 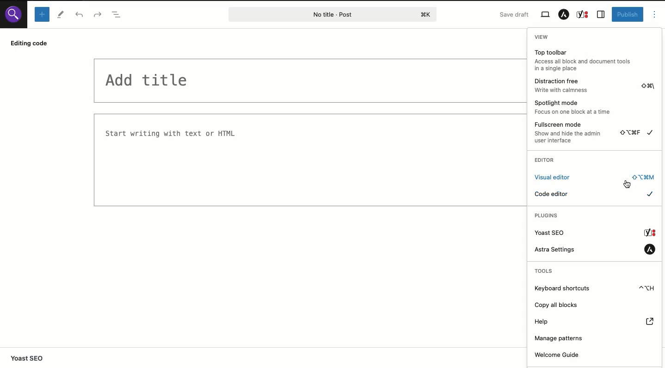 I want to click on Editor, so click(x=544, y=160).